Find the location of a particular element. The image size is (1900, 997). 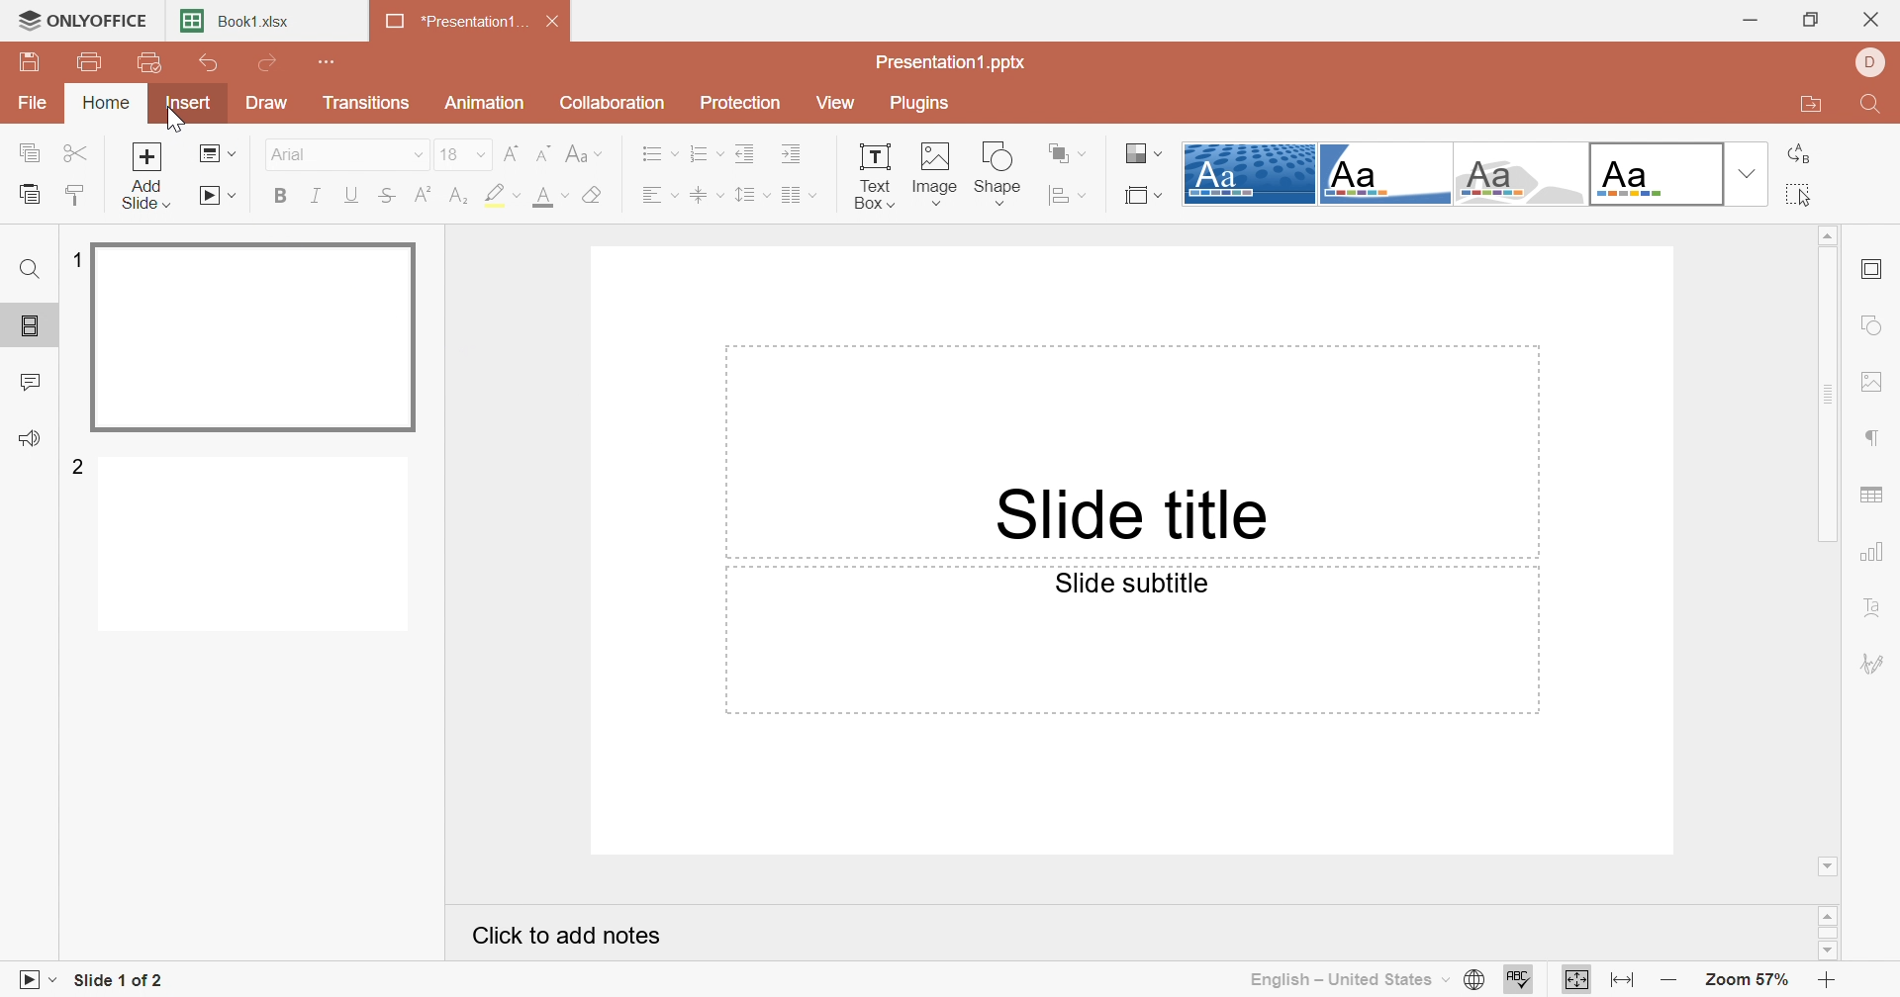

Underline is located at coordinates (351, 196).